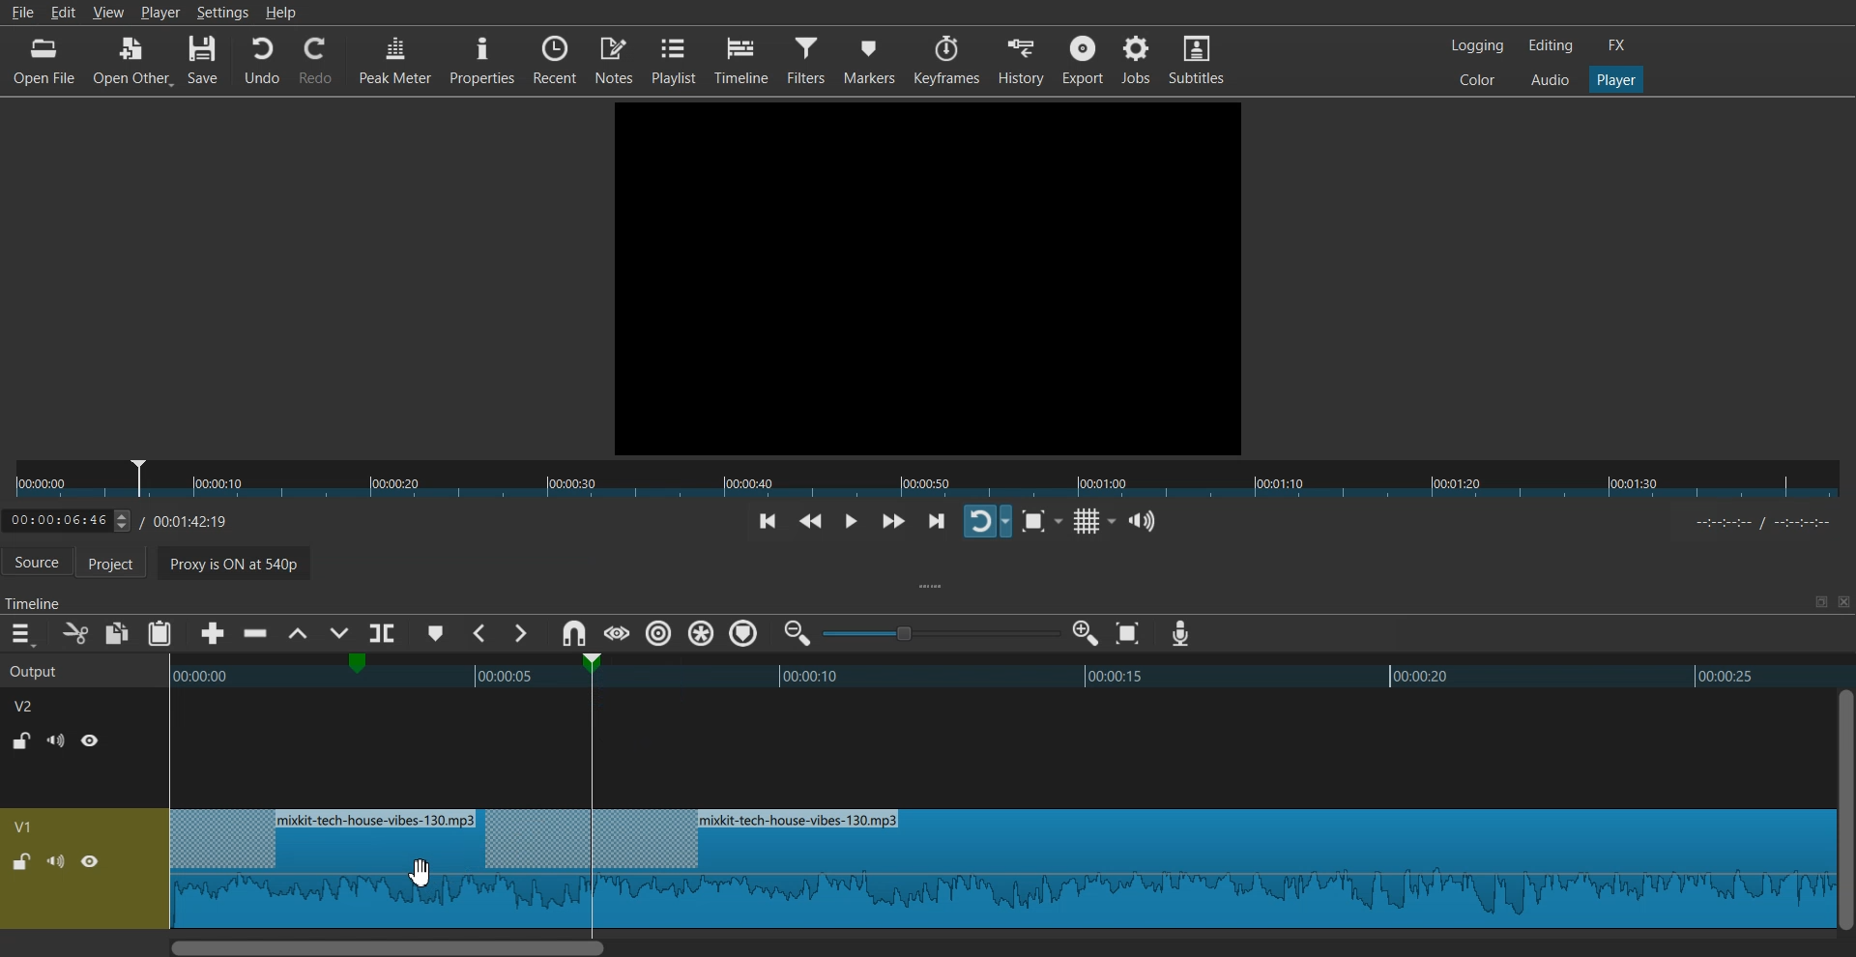 This screenshot has width=1856, height=957. I want to click on Editing, so click(1551, 44).